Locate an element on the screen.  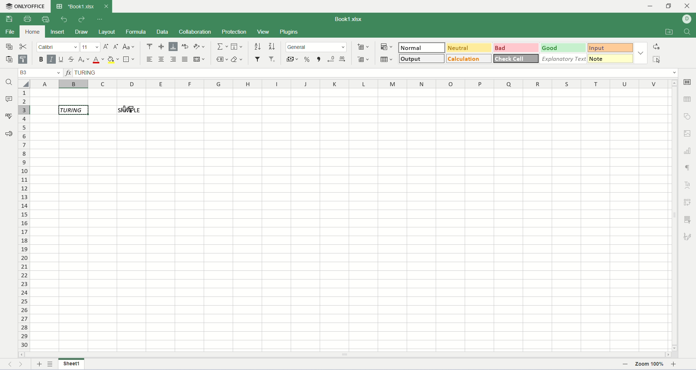
object settings is located at coordinates (689, 116).